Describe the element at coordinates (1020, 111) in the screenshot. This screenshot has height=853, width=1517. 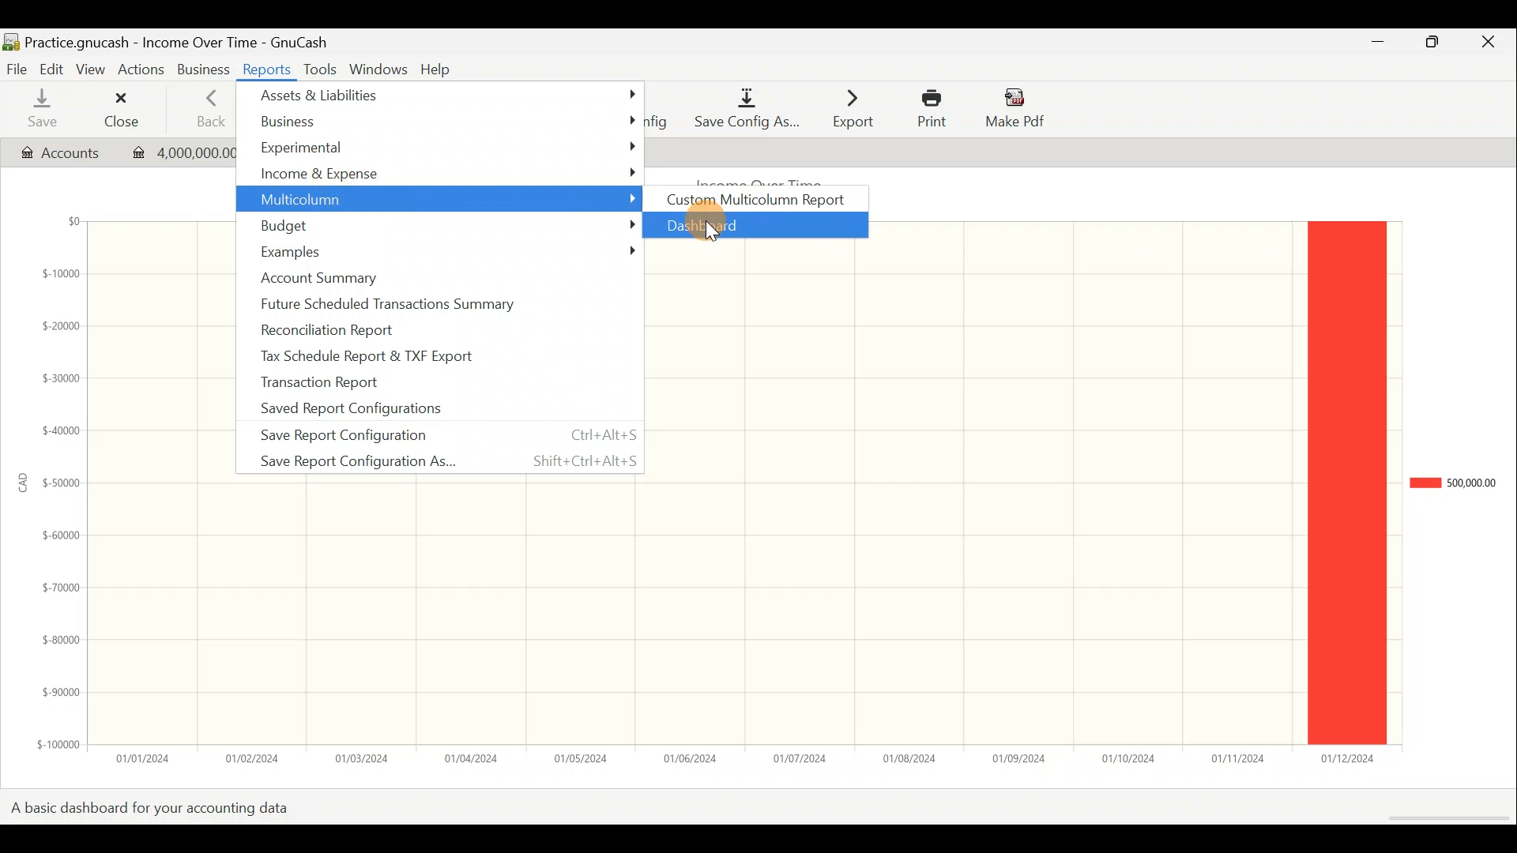
I see `Make pdf` at that location.